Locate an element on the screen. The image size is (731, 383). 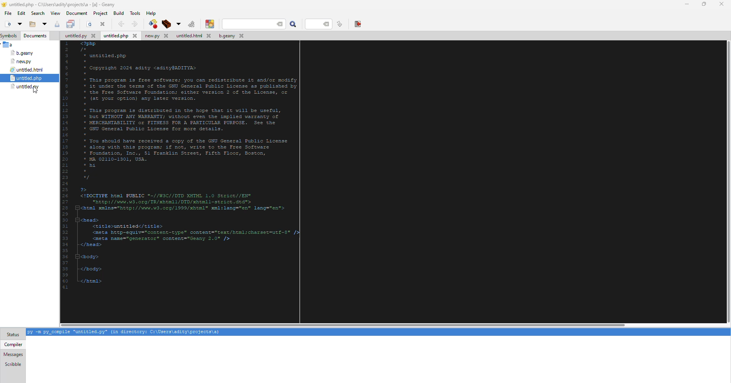
b.geansy is located at coordinates (233, 35).